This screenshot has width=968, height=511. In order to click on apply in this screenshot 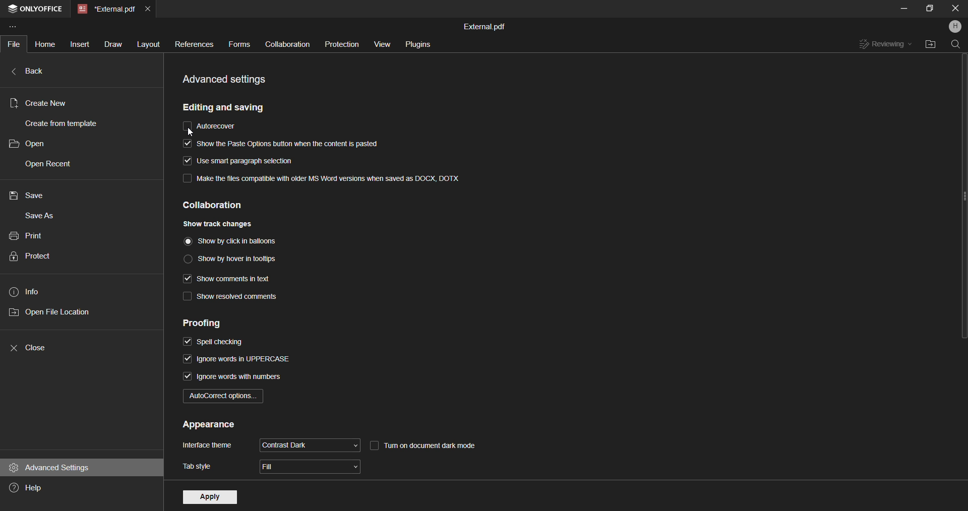, I will do `click(211, 497)`.